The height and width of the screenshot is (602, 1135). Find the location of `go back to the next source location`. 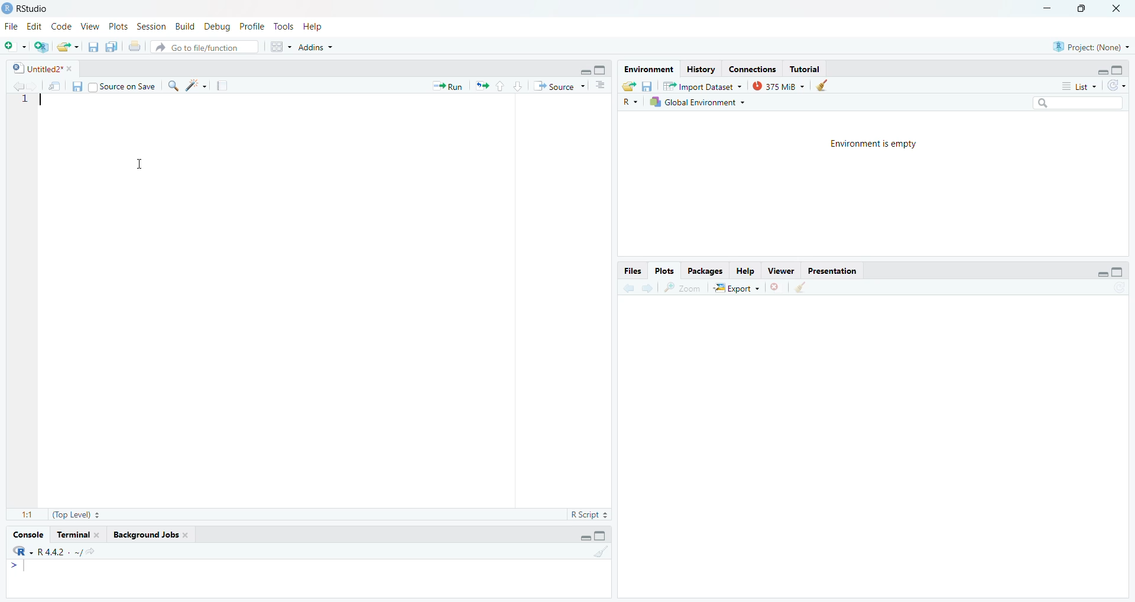

go back to the next source location is located at coordinates (34, 86).